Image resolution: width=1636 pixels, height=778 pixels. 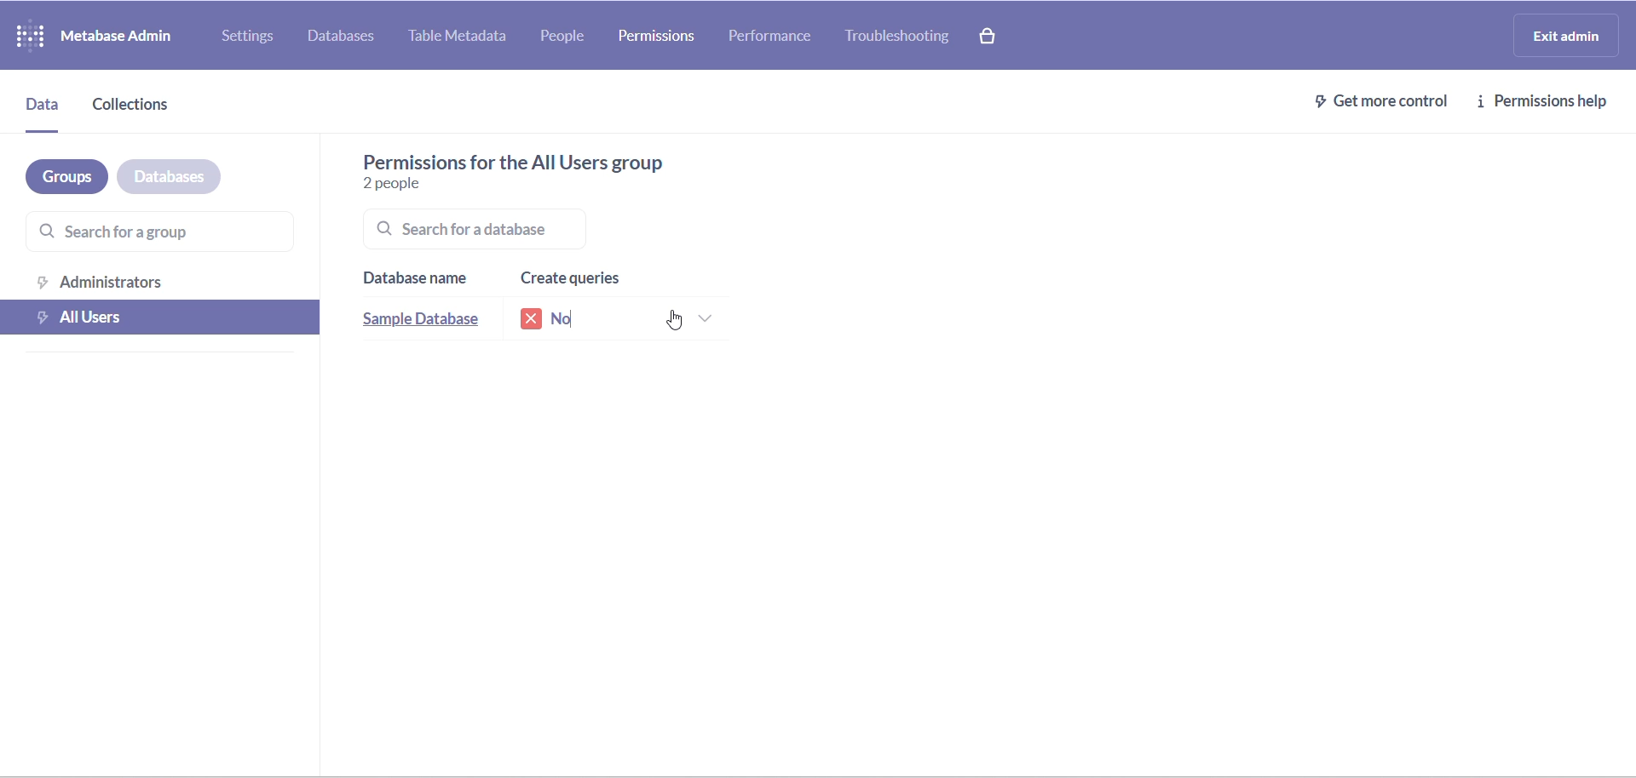 I want to click on exit admin logo, so click(x=1571, y=37).